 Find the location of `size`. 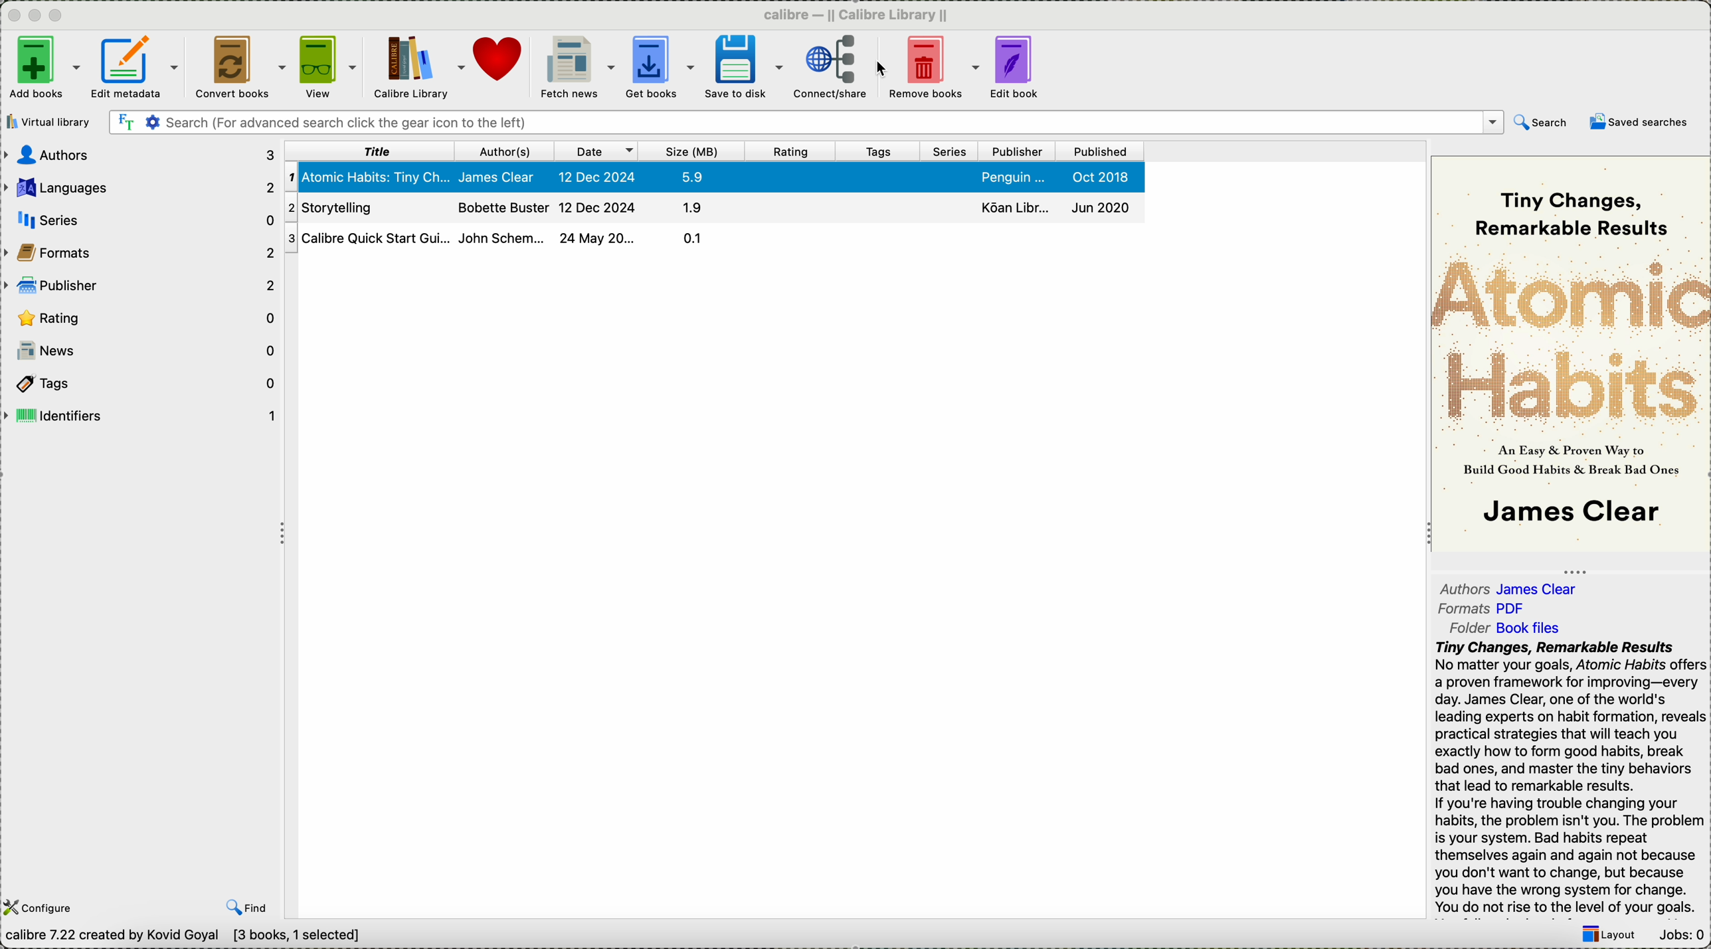

size is located at coordinates (693, 152).